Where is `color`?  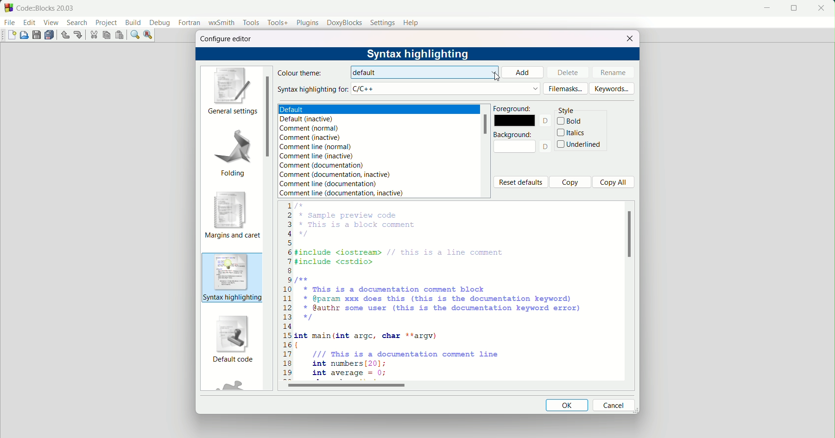
color is located at coordinates (515, 146).